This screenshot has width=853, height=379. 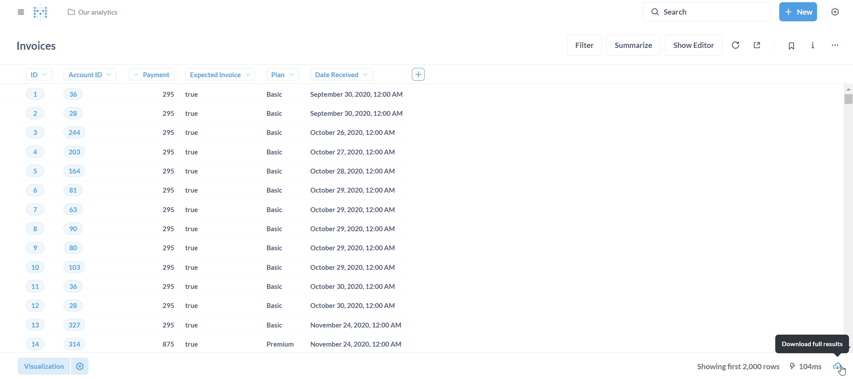 What do you see at coordinates (195, 306) in the screenshot?
I see `true` at bounding box center [195, 306].